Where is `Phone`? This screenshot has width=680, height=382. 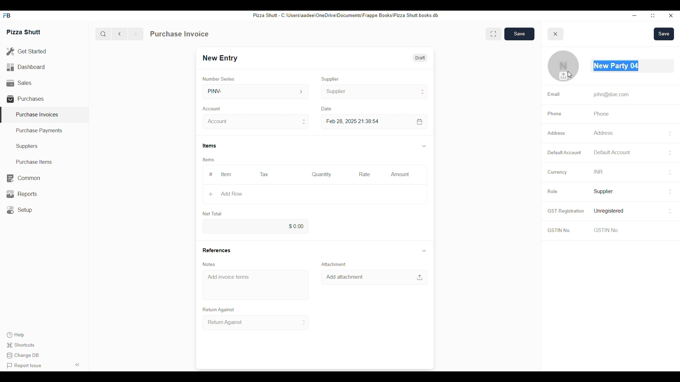 Phone is located at coordinates (554, 114).